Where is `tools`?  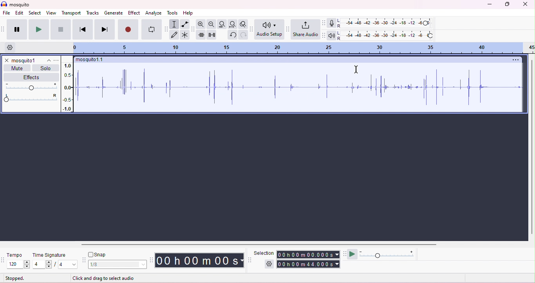
tools is located at coordinates (173, 13).